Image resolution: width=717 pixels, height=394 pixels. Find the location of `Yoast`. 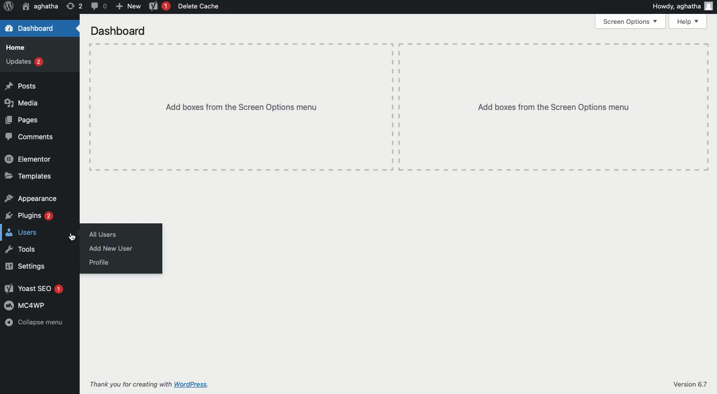

Yoast is located at coordinates (33, 290).